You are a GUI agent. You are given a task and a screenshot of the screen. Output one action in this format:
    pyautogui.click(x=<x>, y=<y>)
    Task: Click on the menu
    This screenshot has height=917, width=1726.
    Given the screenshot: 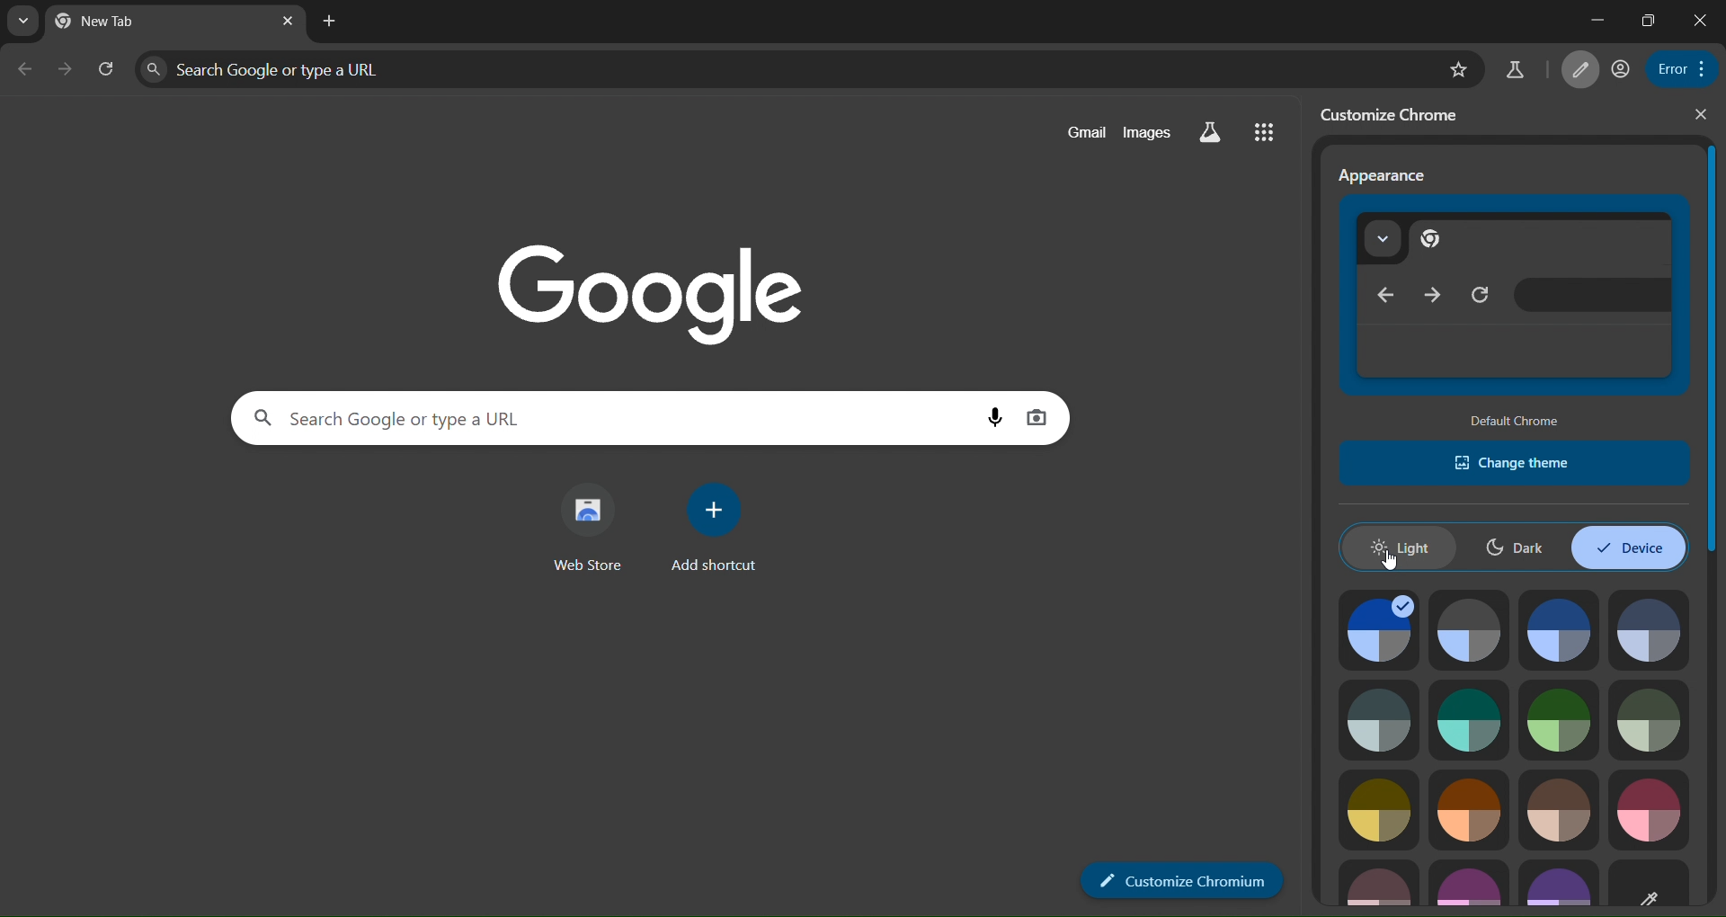 What is the action you would take?
    pyautogui.click(x=1677, y=68)
    